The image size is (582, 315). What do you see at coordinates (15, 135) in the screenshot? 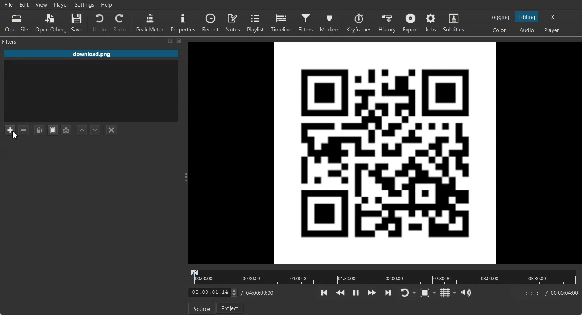
I see `Cursor` at bounding box center [15, 135].